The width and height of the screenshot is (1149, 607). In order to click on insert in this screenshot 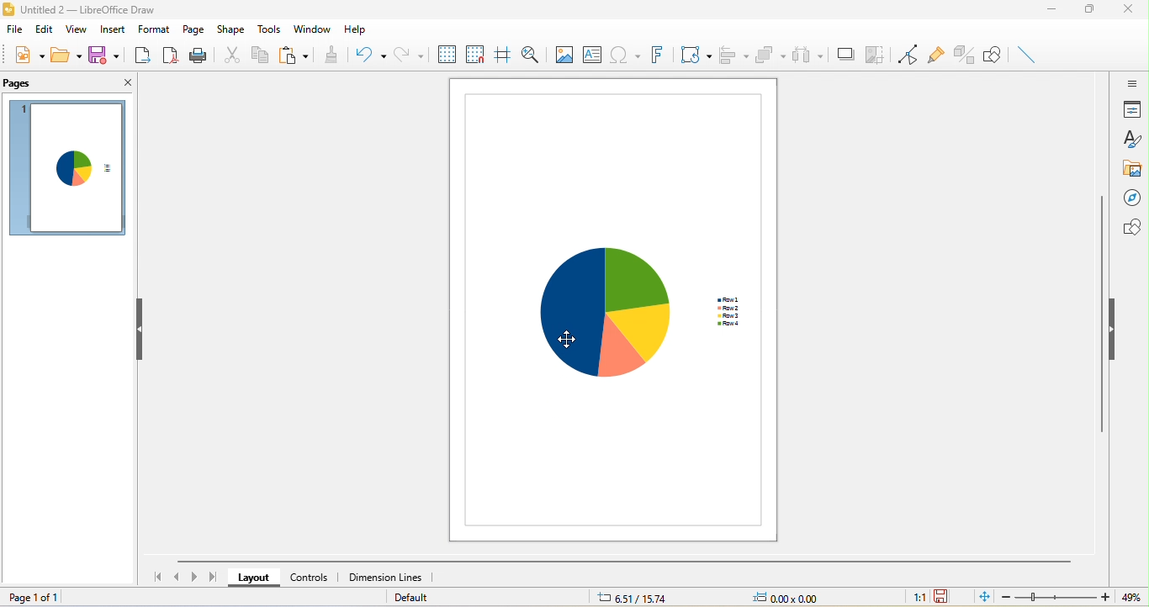, I will do `click(112, 29)`.